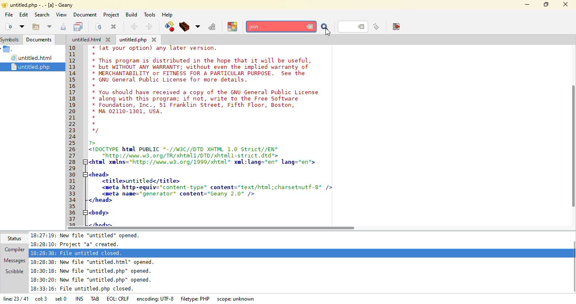 The height and width of the screenshot is (304, 576). Describe the element at coordinates (110, 40) in the screenshot. I see `close` at that location.